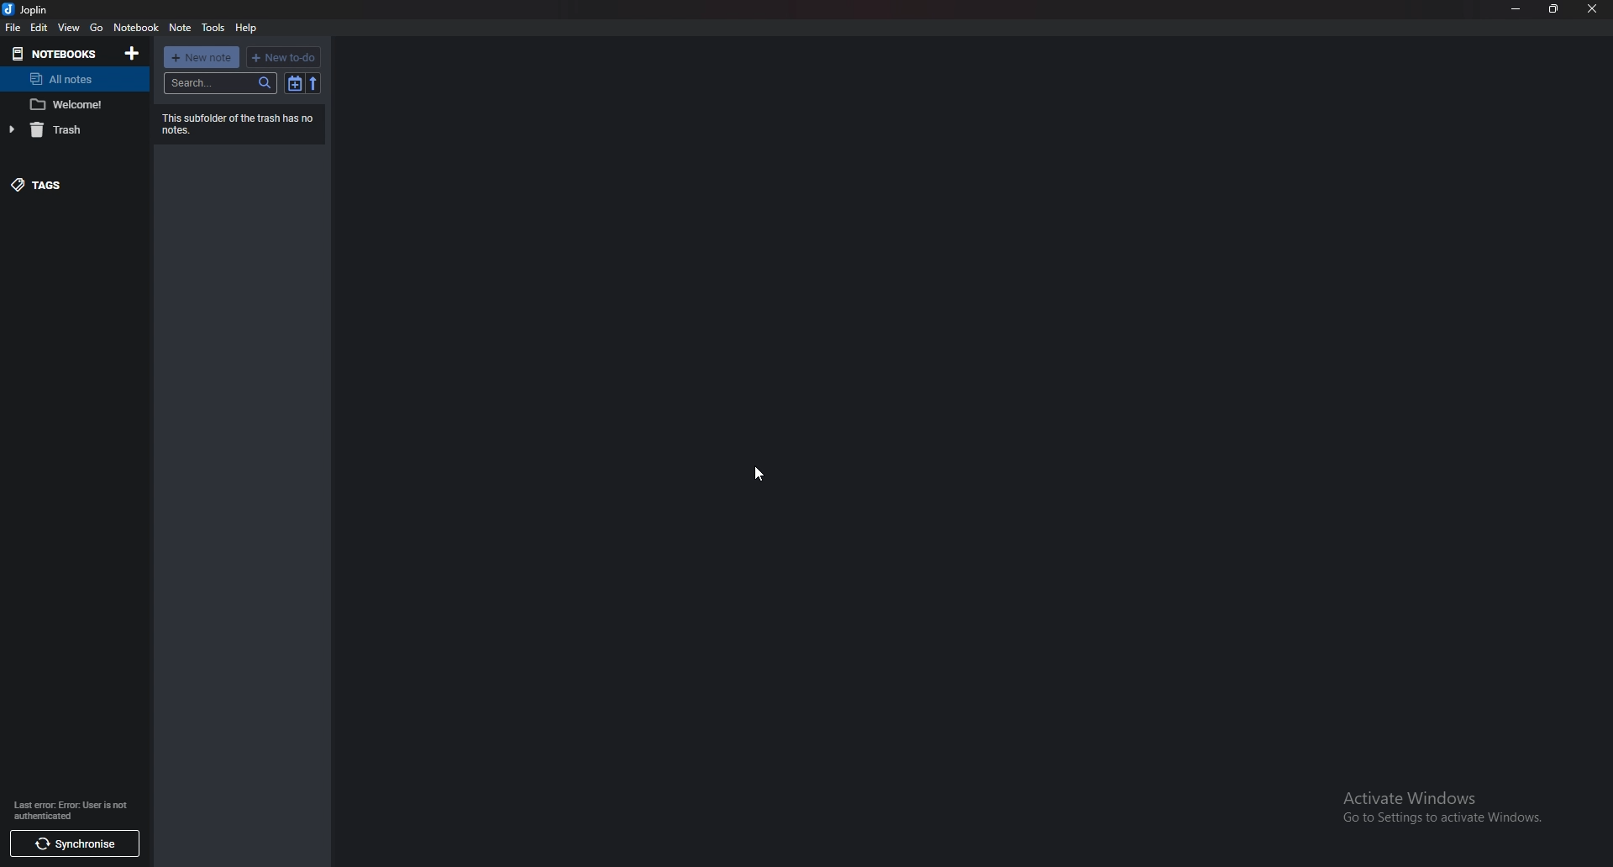 The width and height of the screenshot is (1613, 867). Describe the element at coordinates (65, 184) in the screenshot. I see `tags` at that location.